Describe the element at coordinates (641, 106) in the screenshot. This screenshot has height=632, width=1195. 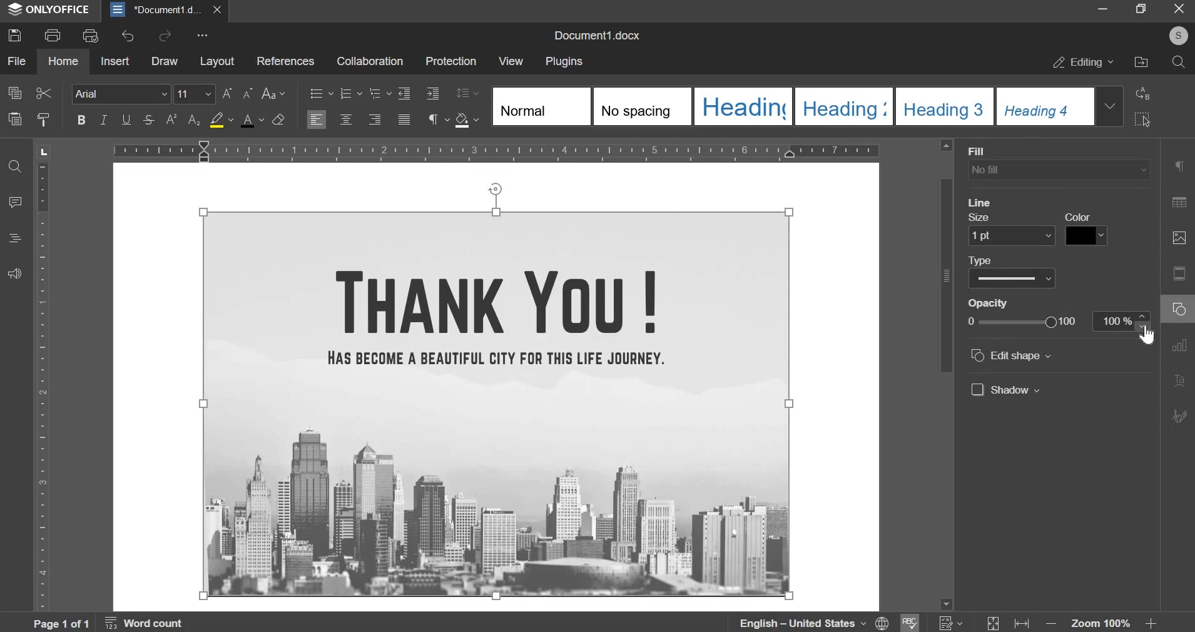
I see `No spacing` at that location.